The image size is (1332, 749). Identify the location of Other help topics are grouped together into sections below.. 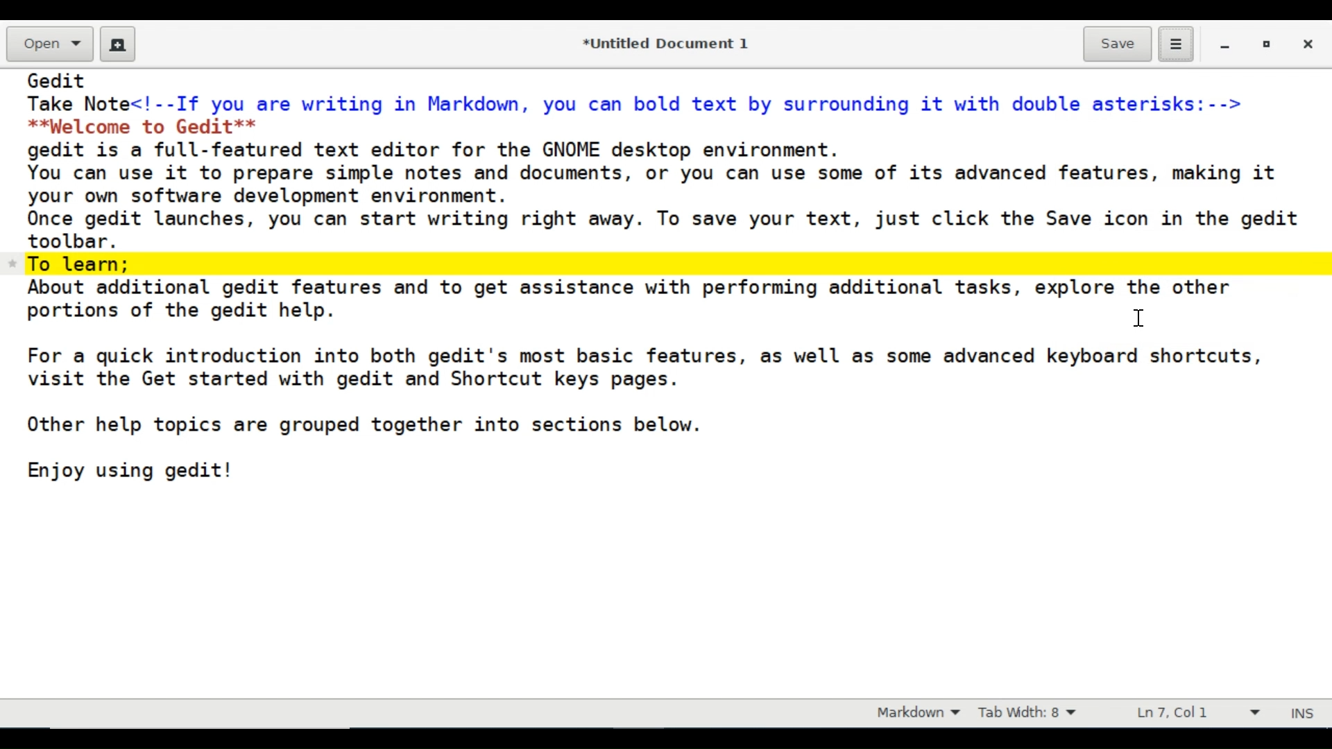
(364, 425).